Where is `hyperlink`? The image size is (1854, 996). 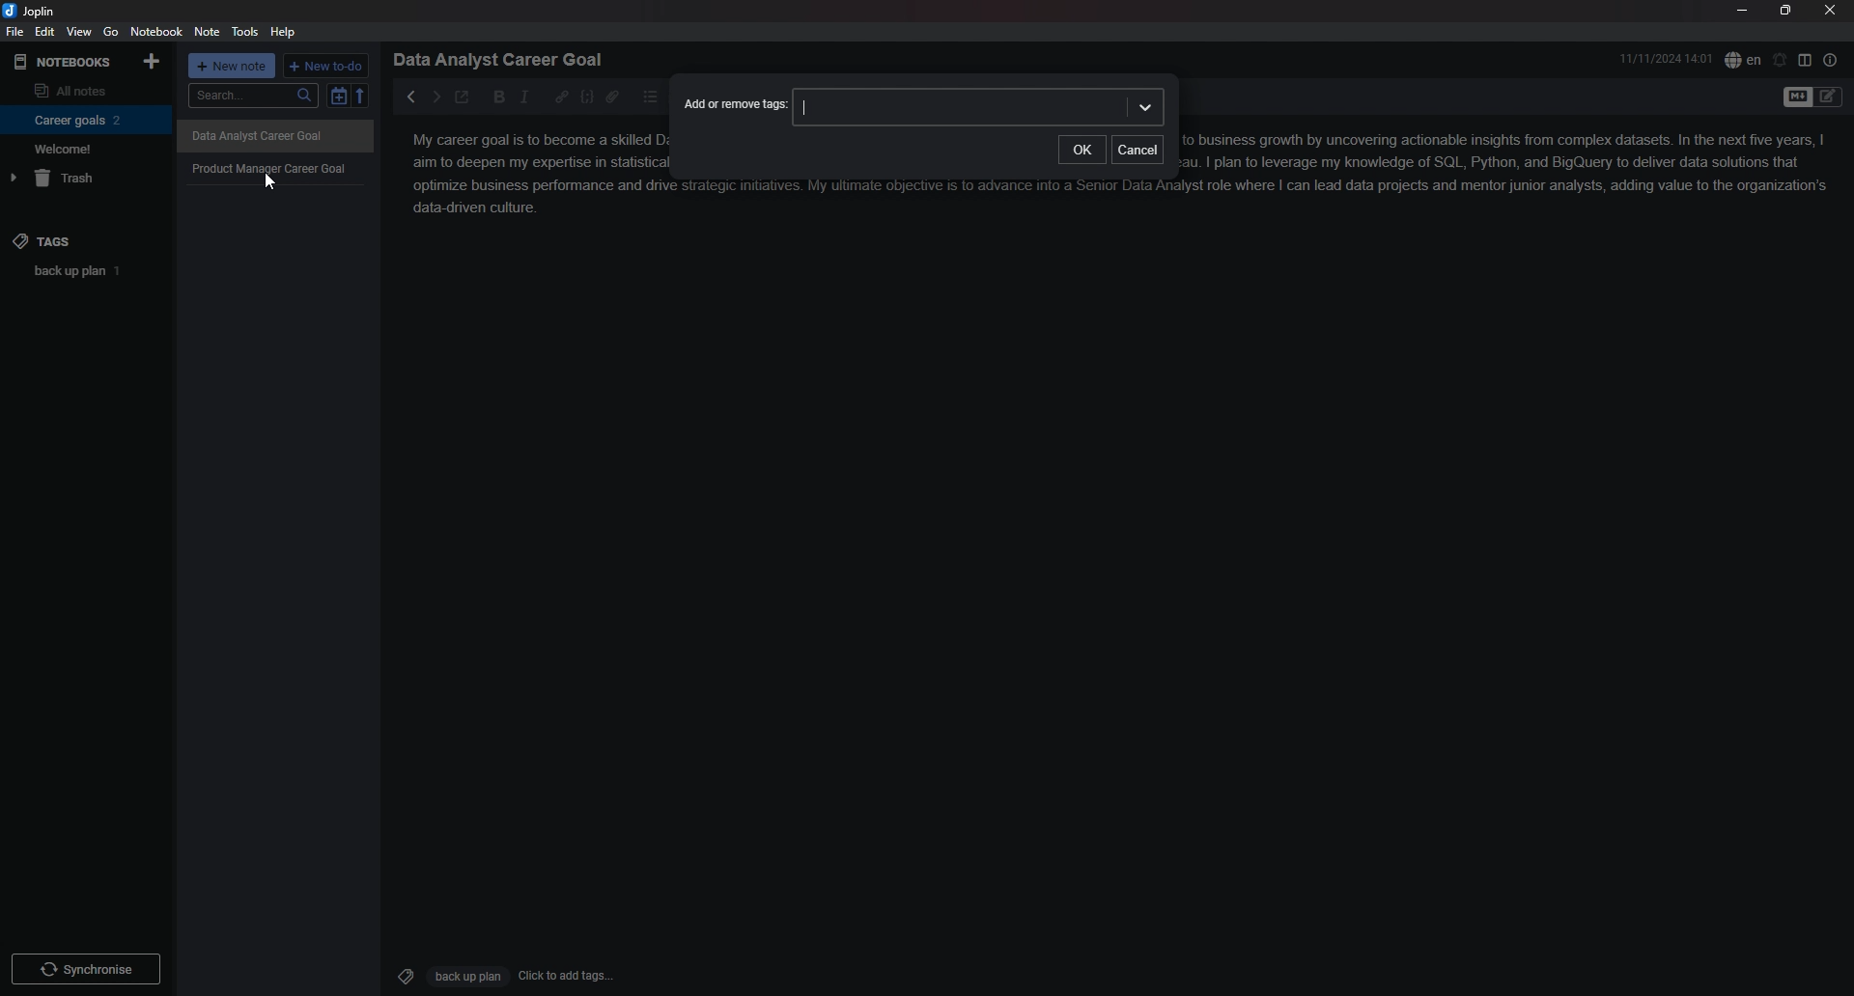
hyperlink is located at coordinates (561, 97).